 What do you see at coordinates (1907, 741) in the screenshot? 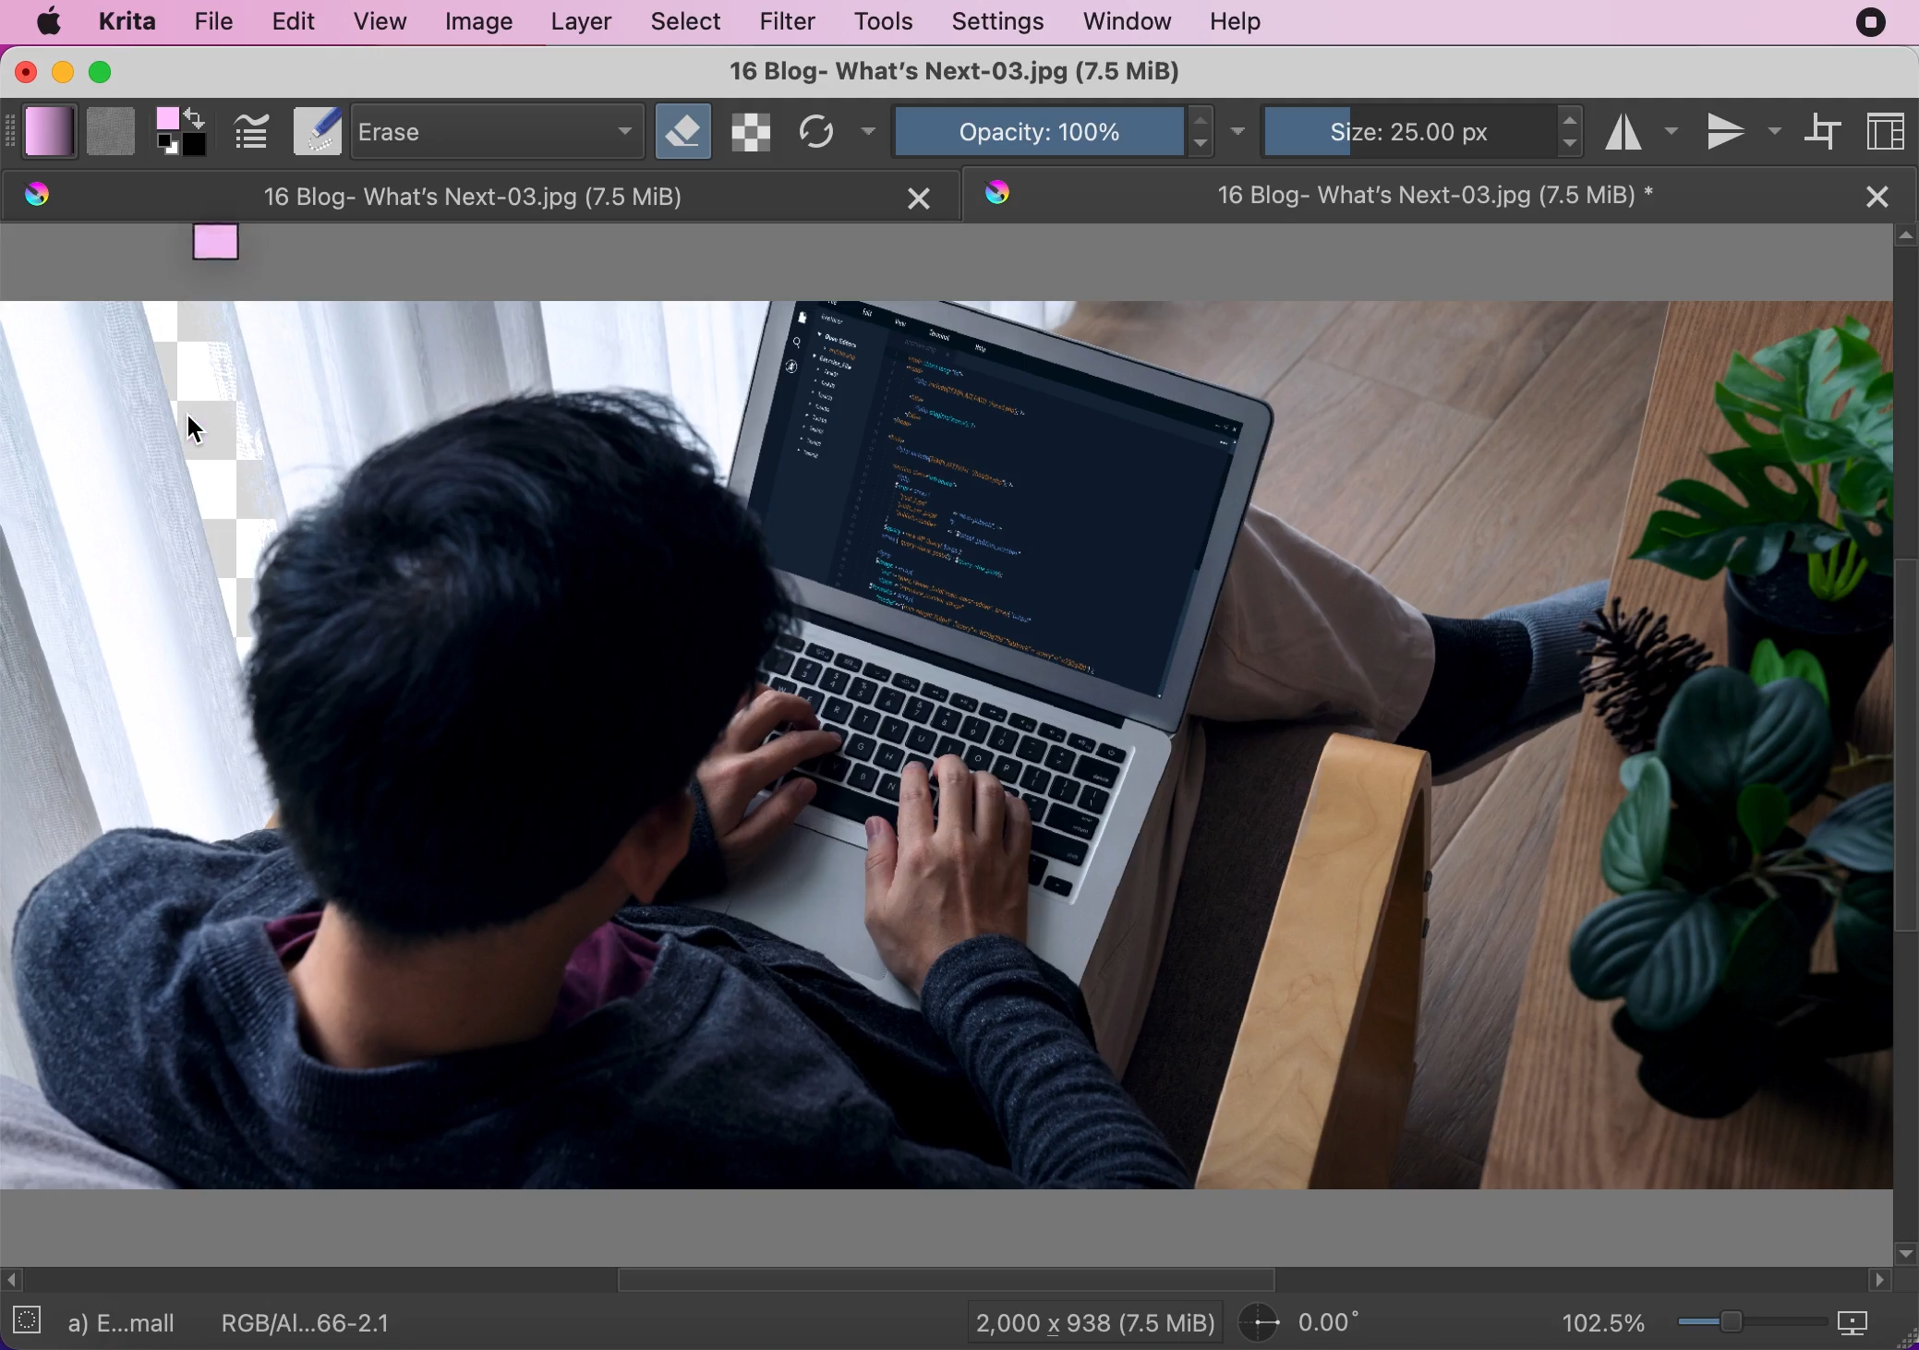
I see `scroll vertical bar` at bounding box center [1907, 741].